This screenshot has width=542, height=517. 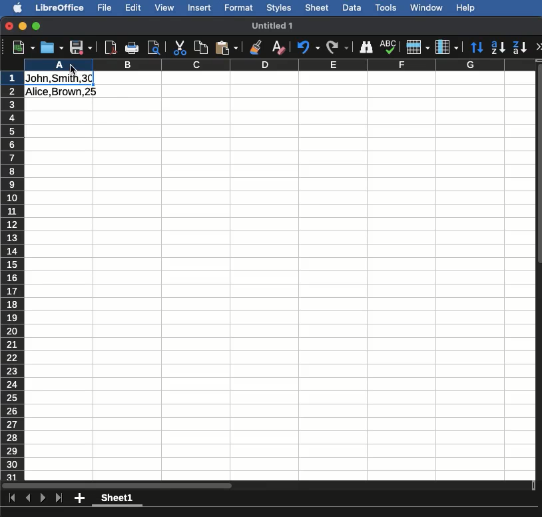 I want to click on cursor, so click(x=73, y=71).